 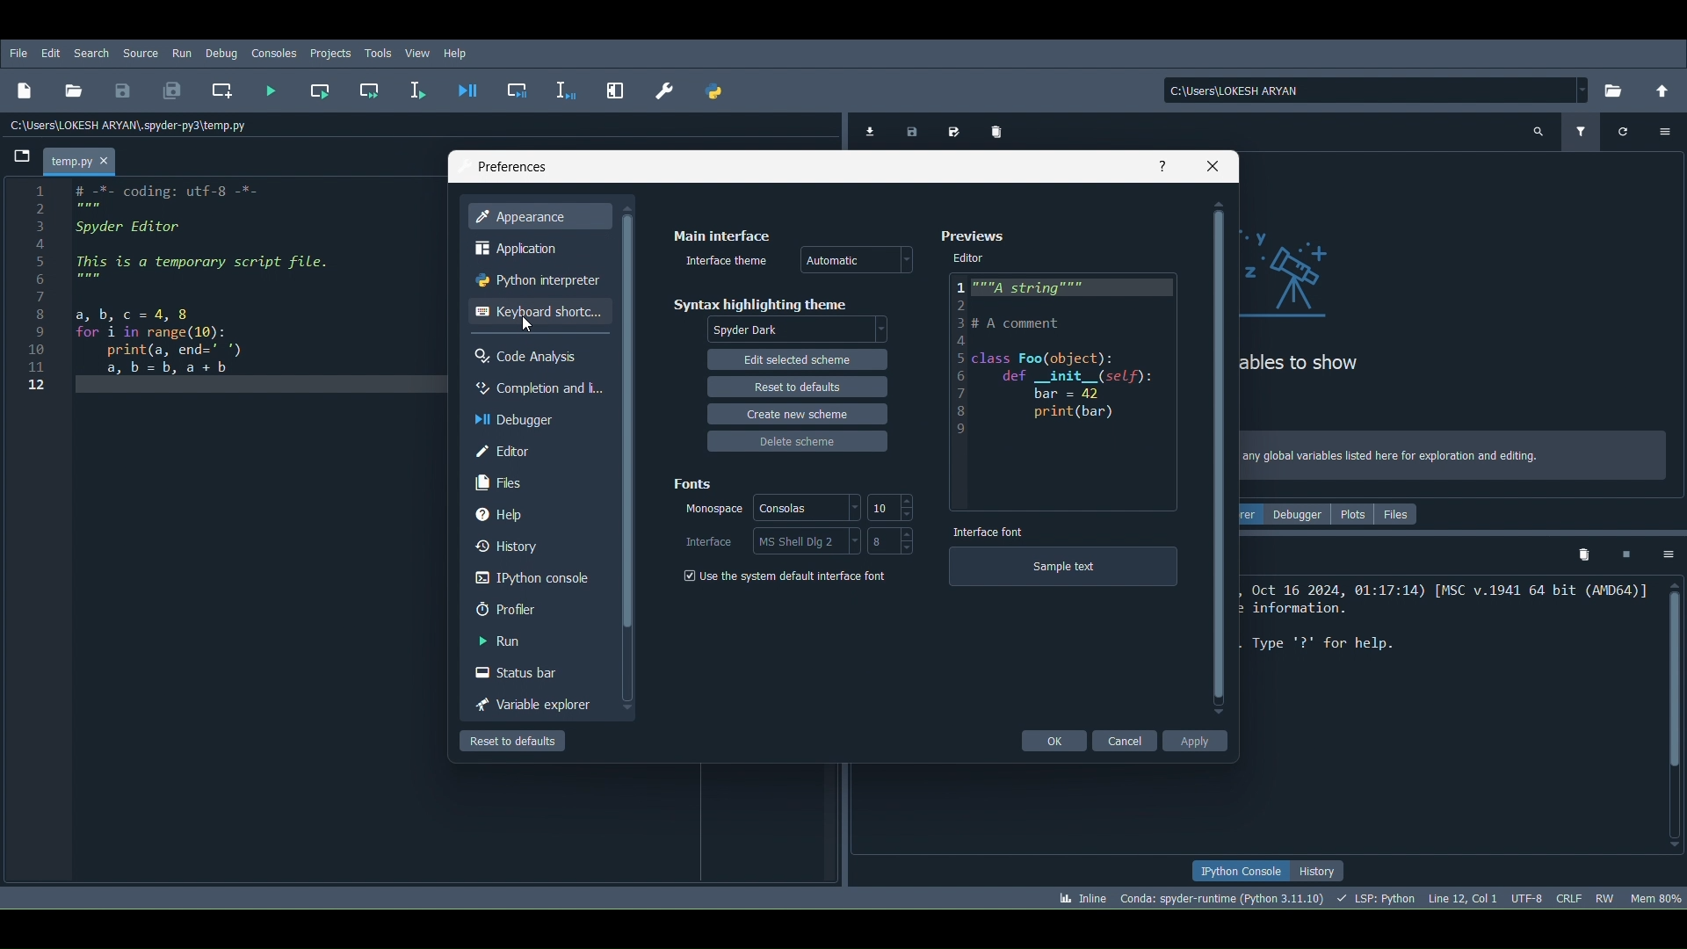 I want to click on Maximize current pane (Ctrl + Alt + Shift + M), so click(x=616, y=88).